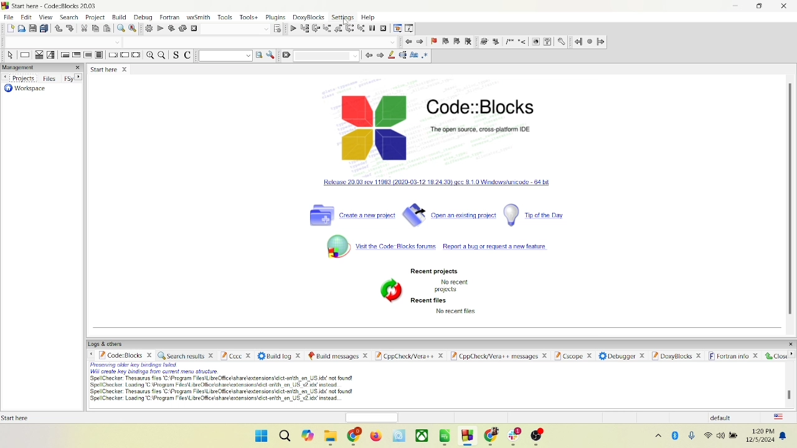  Describe the element at coordinates (9, 28) in the screenshot. I see `new` at that location.